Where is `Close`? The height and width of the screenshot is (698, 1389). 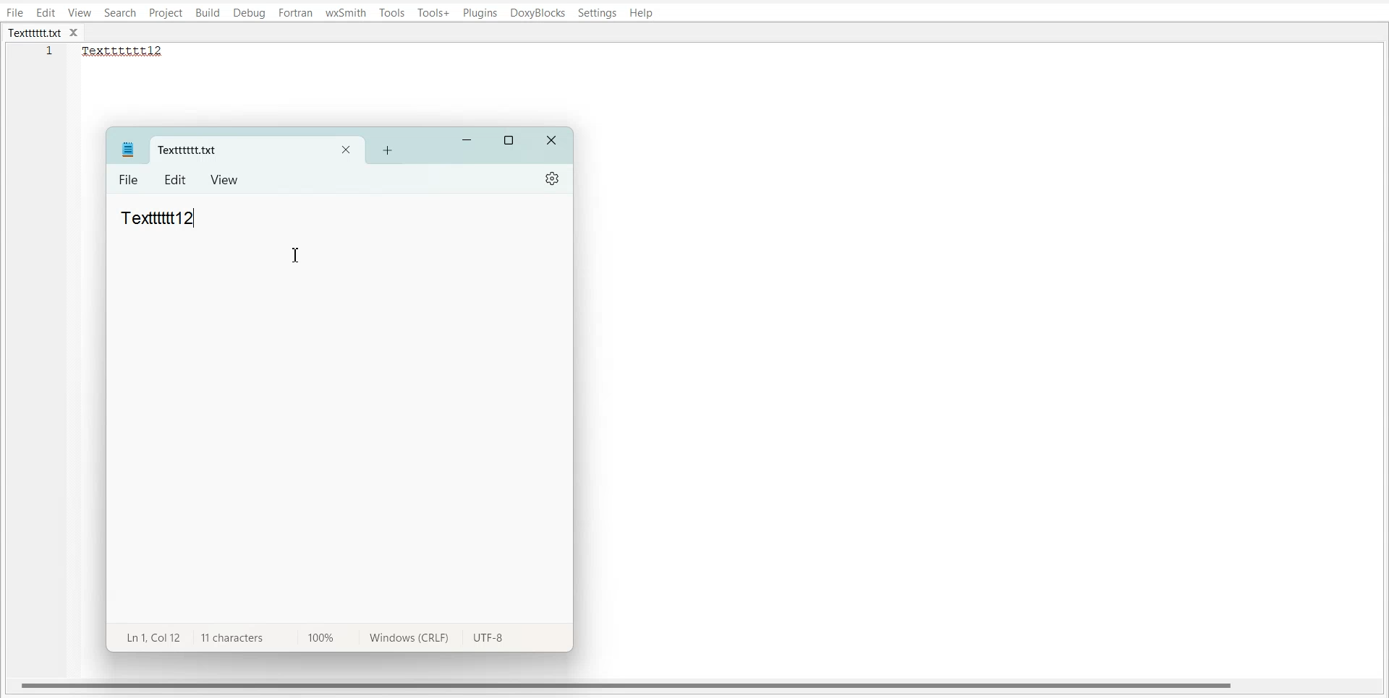
Close is located at coordinates (553, 142).